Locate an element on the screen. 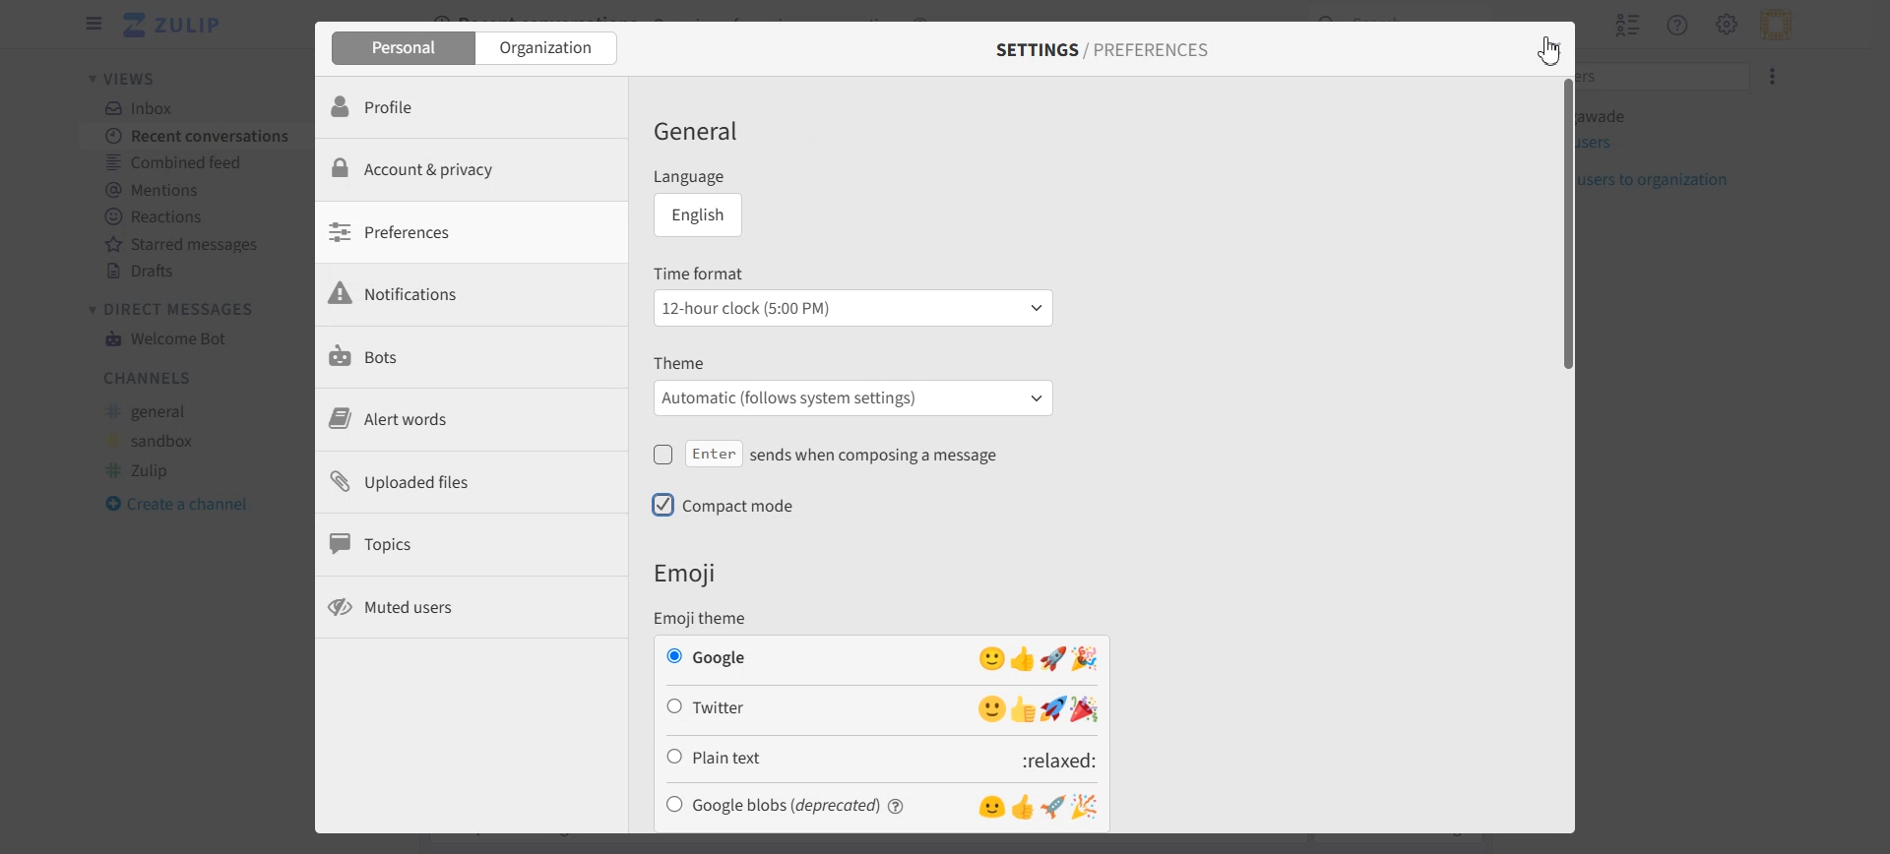  Bots is located at coordinates (470, 358).